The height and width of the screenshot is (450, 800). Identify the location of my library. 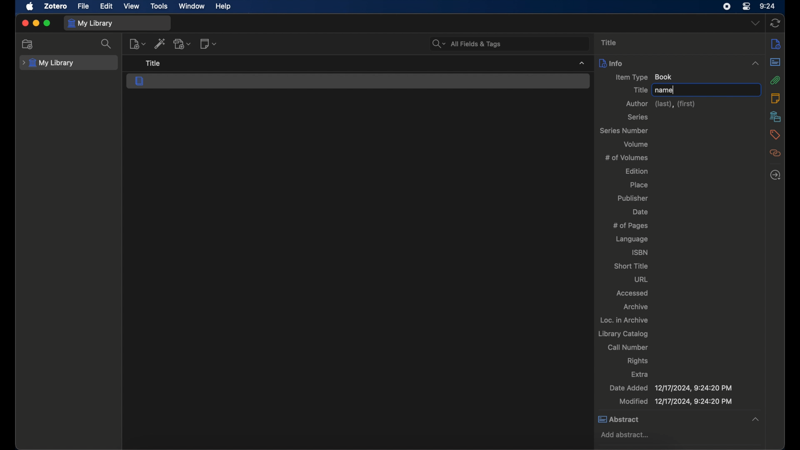
(91, 24).